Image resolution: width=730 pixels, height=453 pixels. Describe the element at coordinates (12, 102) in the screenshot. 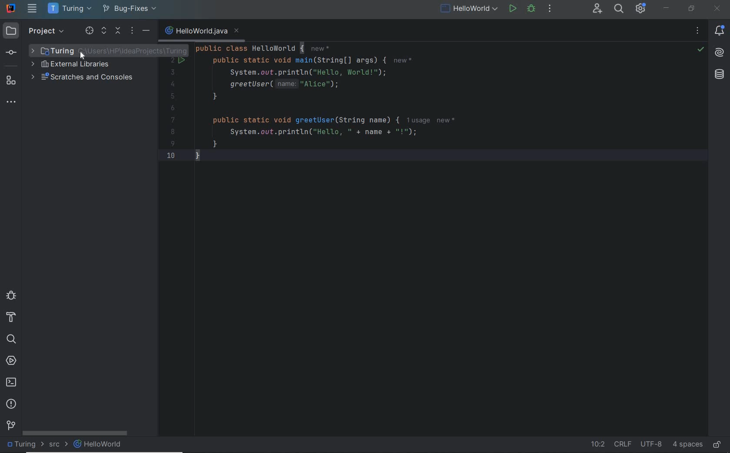

I see `more tool windows` at that location.